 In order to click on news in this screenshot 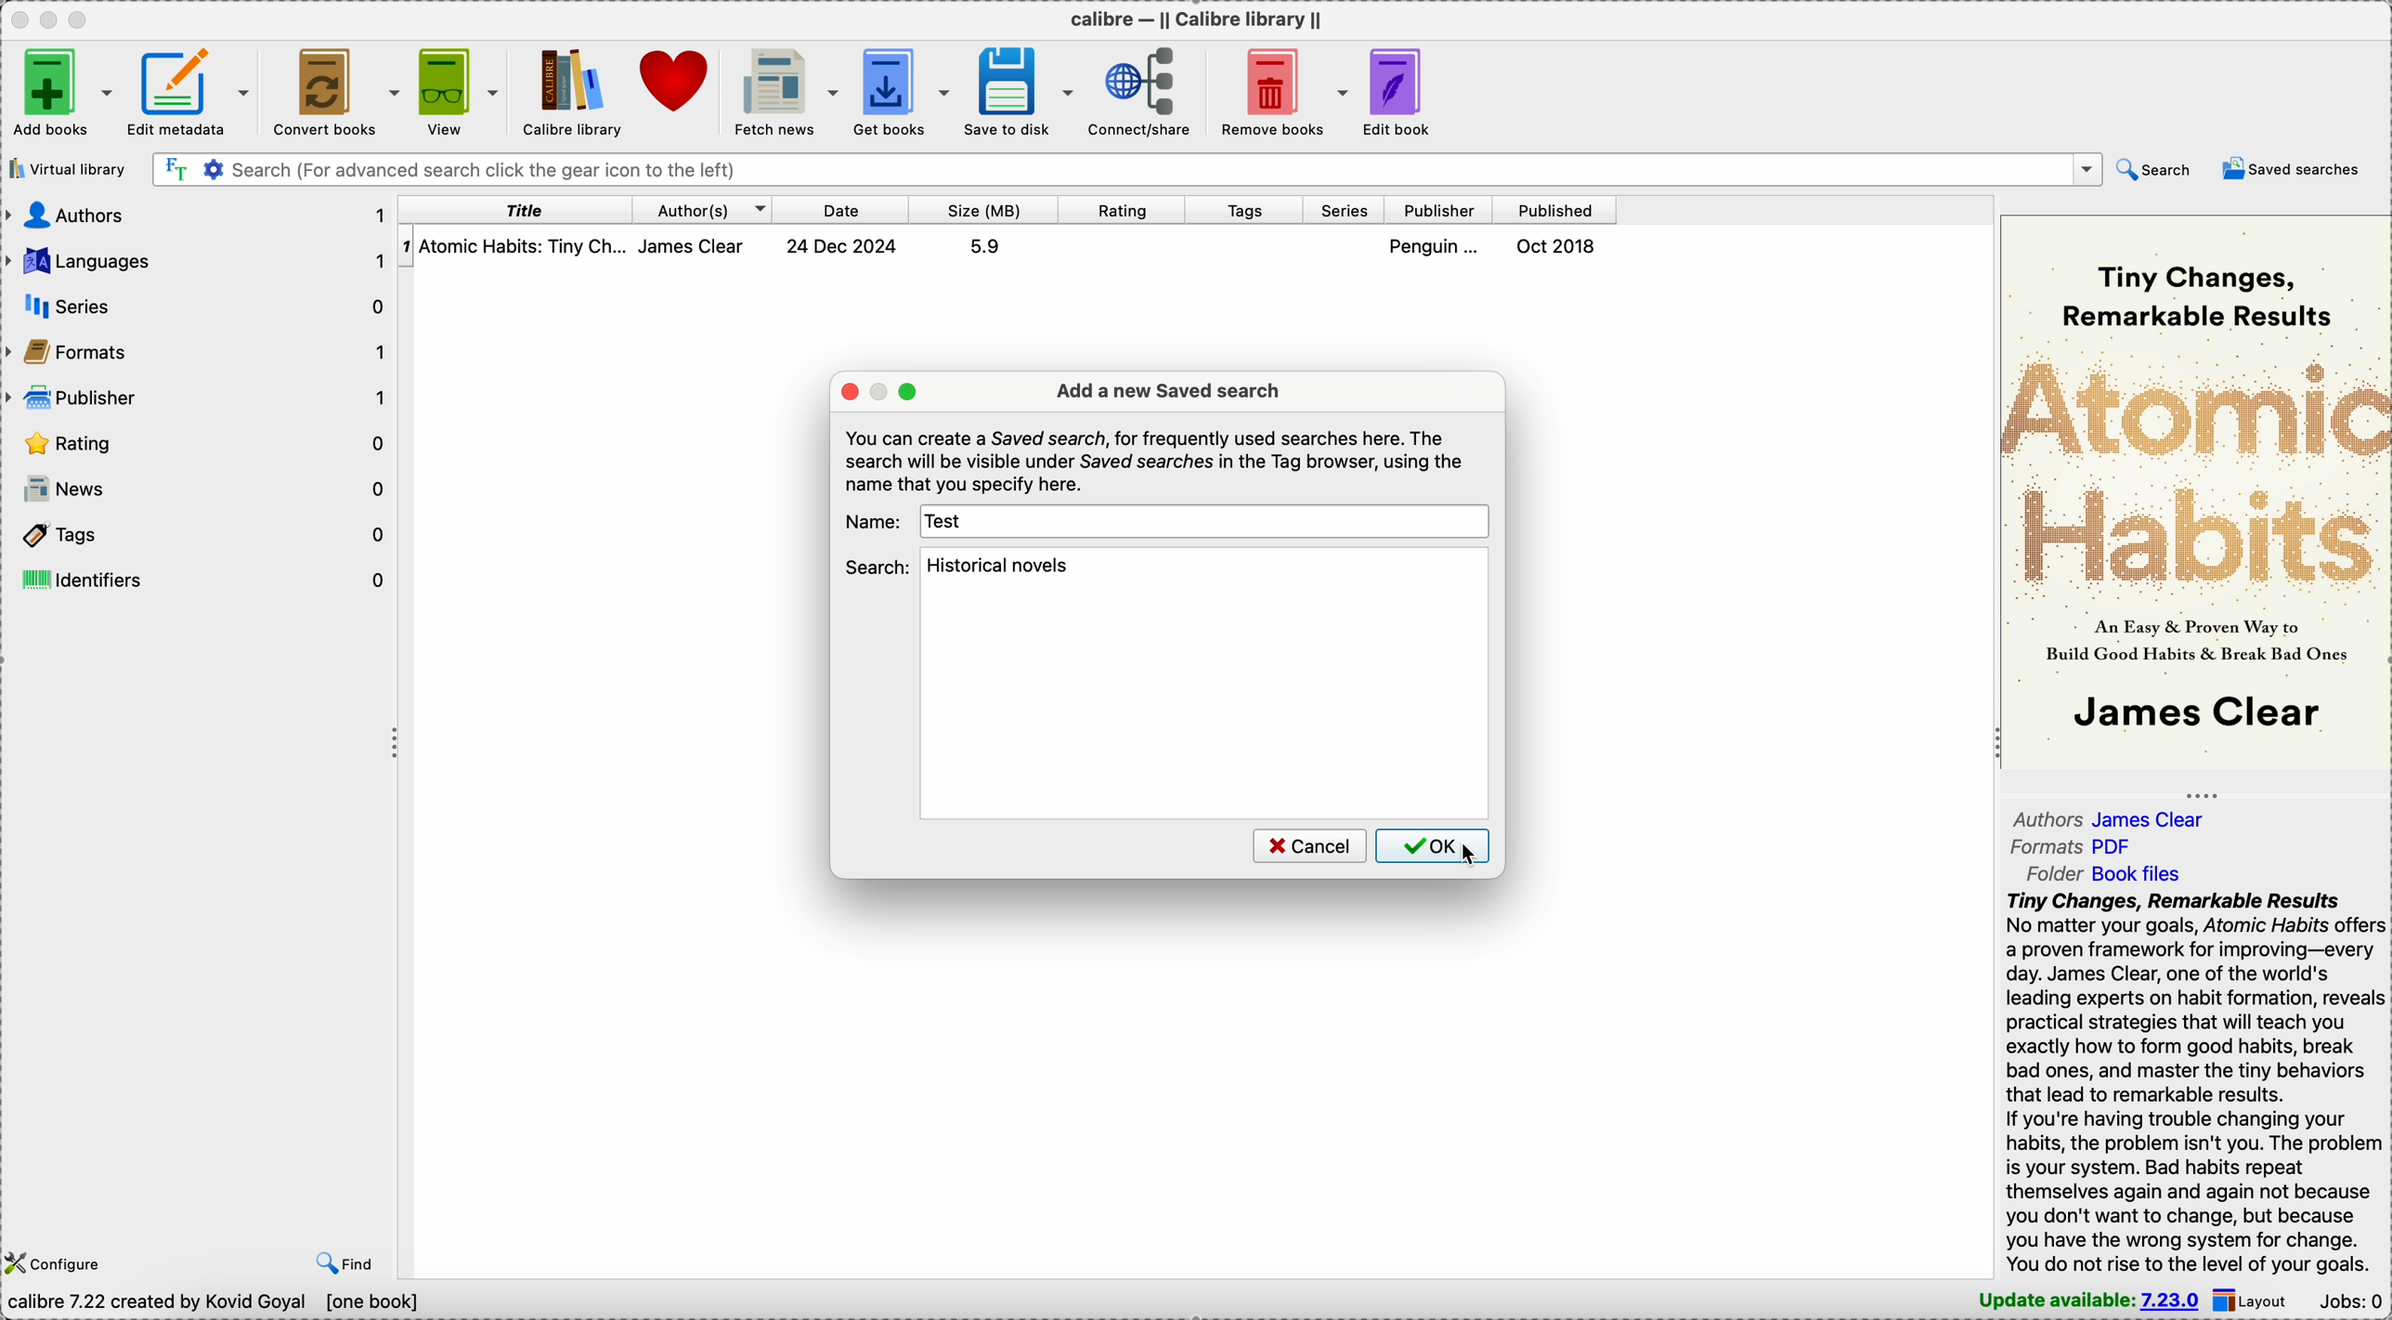, I will do `click(199, 490)`.